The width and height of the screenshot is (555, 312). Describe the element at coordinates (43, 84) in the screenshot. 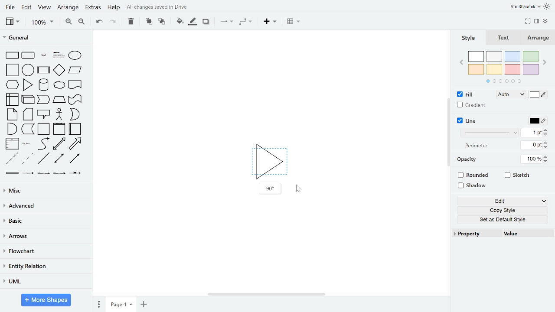

I see `cylinder` at that location.